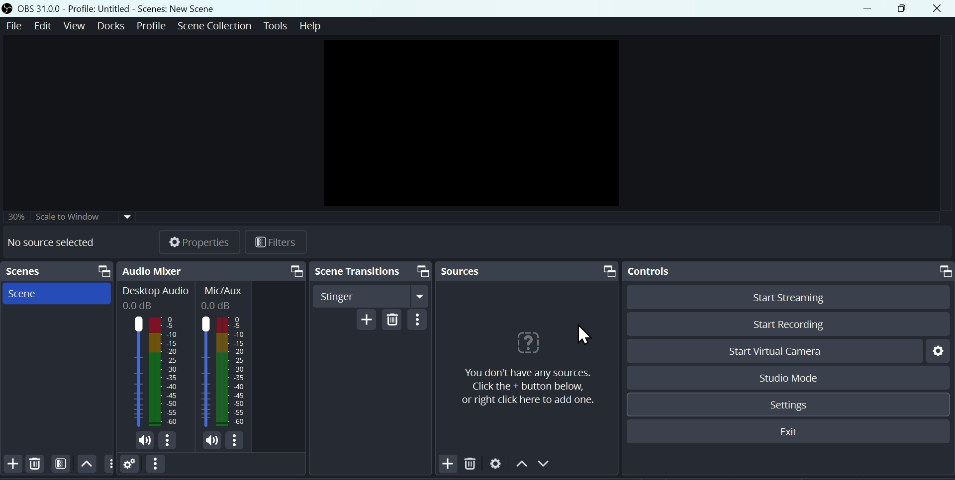  I want to click on Desktop Audio, so click(152, 354).